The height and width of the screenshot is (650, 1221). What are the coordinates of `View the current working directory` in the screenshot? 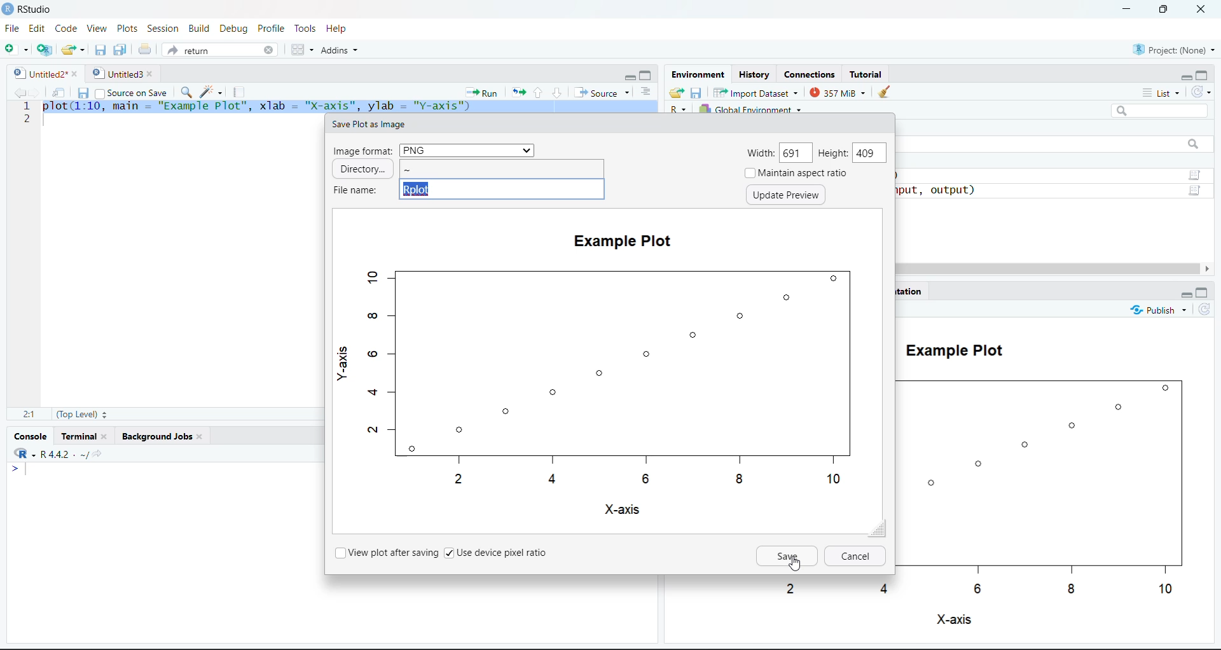 It's located at (99, 454).